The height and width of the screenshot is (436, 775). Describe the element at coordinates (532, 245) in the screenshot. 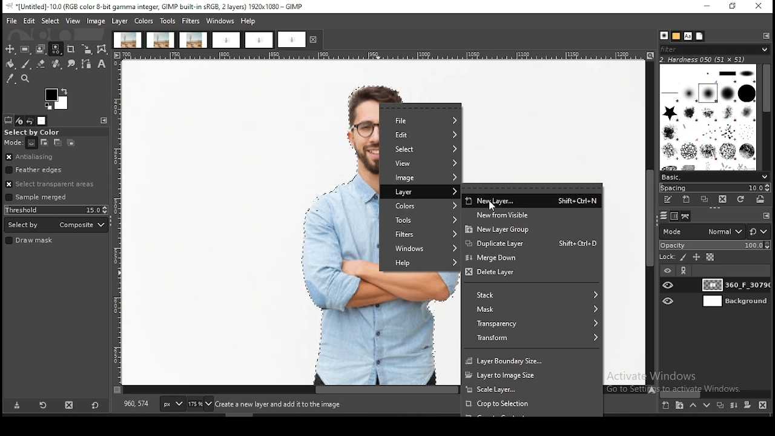

I see `duplicate layer` at that location.